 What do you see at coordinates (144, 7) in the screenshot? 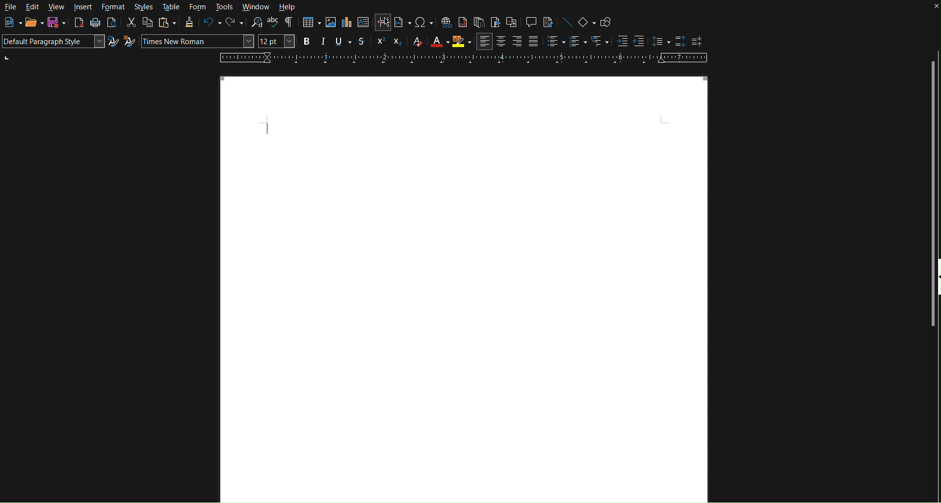
I see `Styles` at bounding box center [144, 7].